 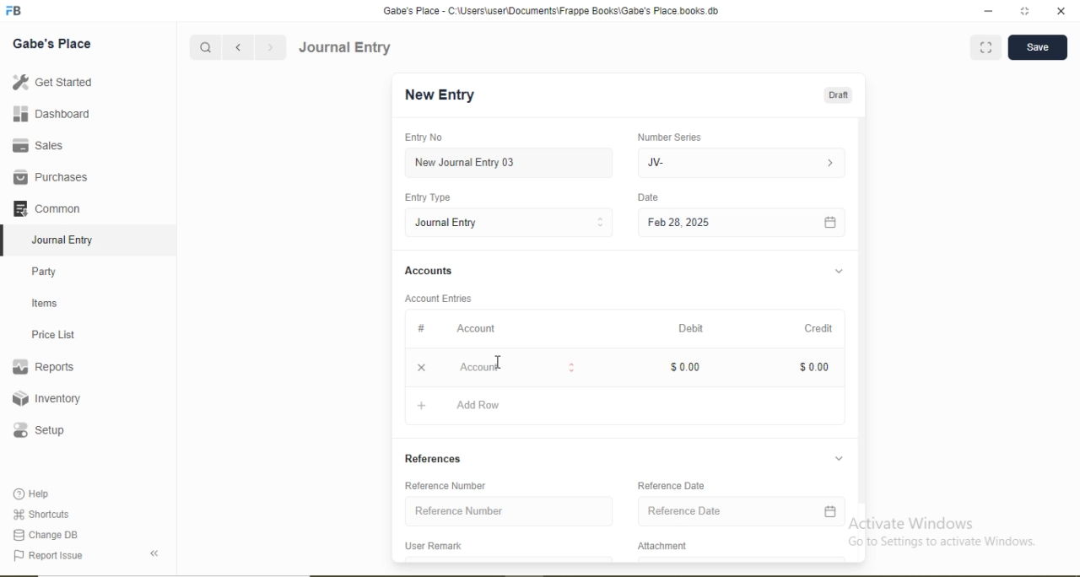 What do you see at coordinates (572, 369) in the screenshot?
I see `Stepper Buttons` at bounding box center [572, 369].